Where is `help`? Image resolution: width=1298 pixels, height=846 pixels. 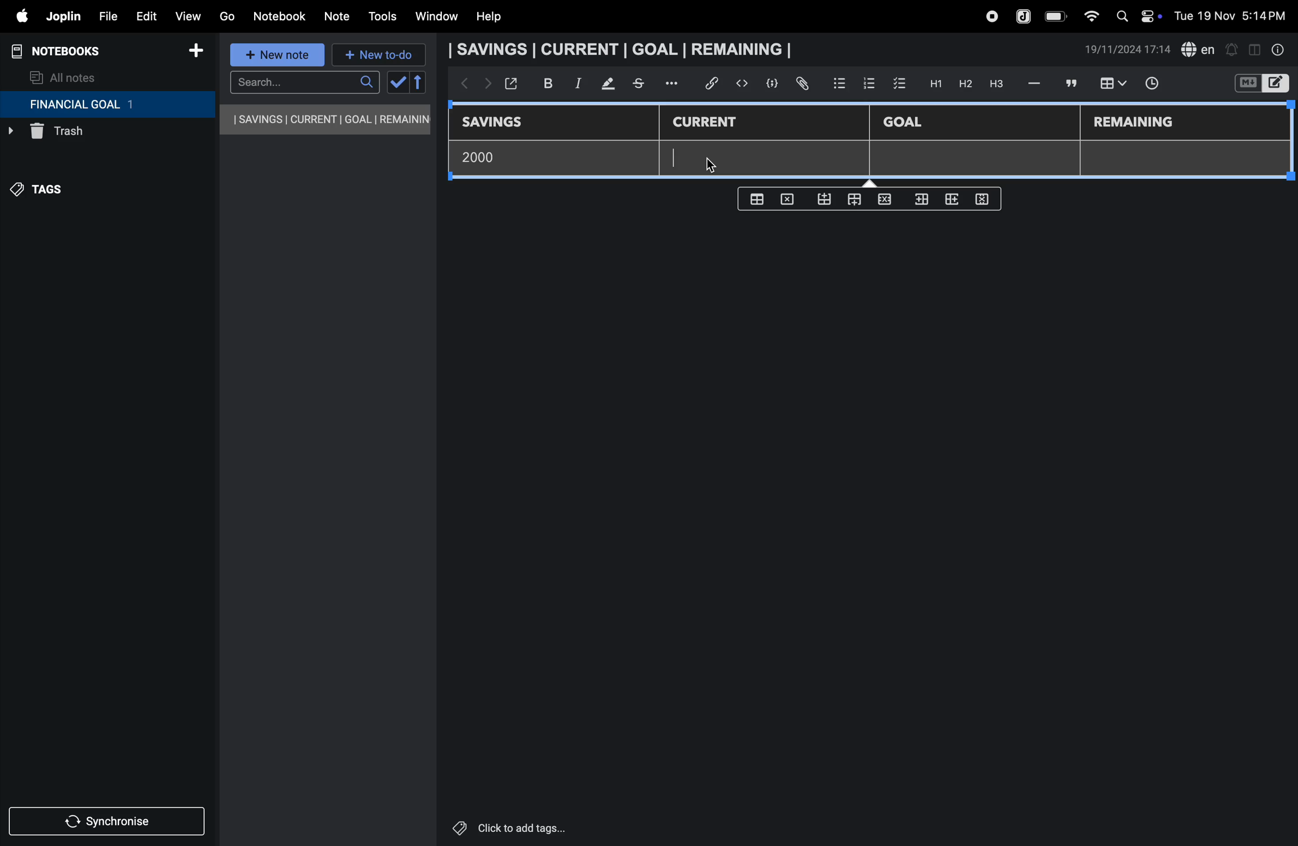
help is located at coordinates (497, 17).